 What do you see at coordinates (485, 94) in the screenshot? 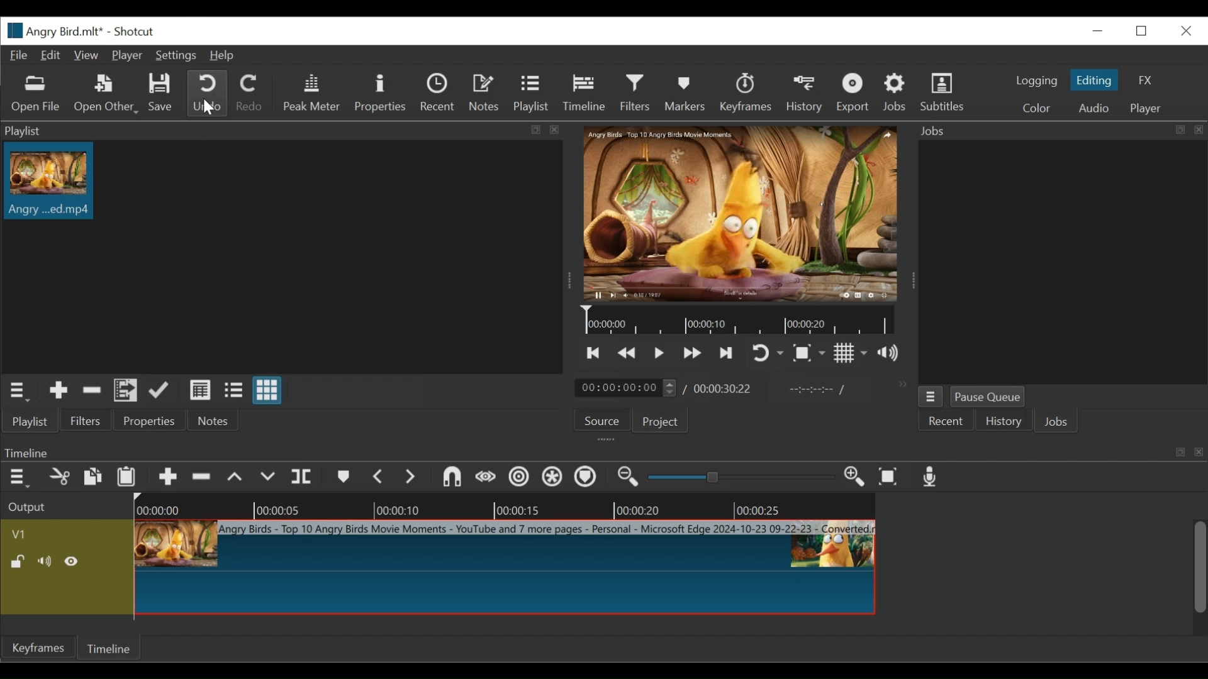
I see `Notes` at bounding box center [485, 94].